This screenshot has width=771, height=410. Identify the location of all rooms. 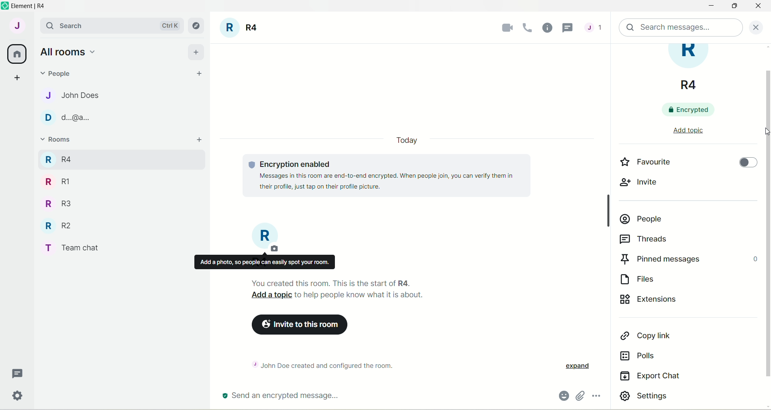
(67, 51).